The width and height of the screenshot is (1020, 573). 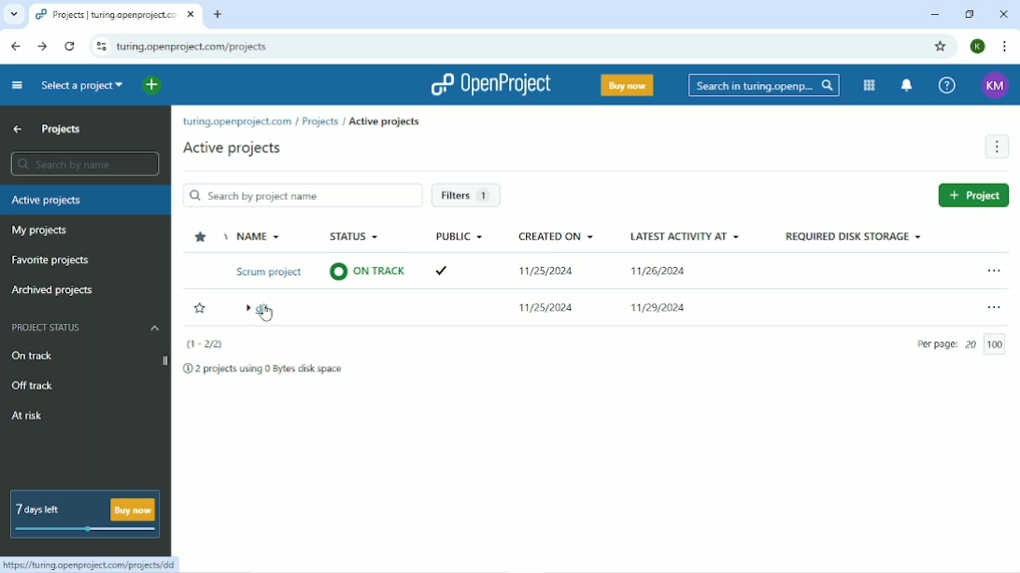 What do you see at coordinates (33, 356) in the screenshot?
I see `On track` at bounding box center [33, 356].